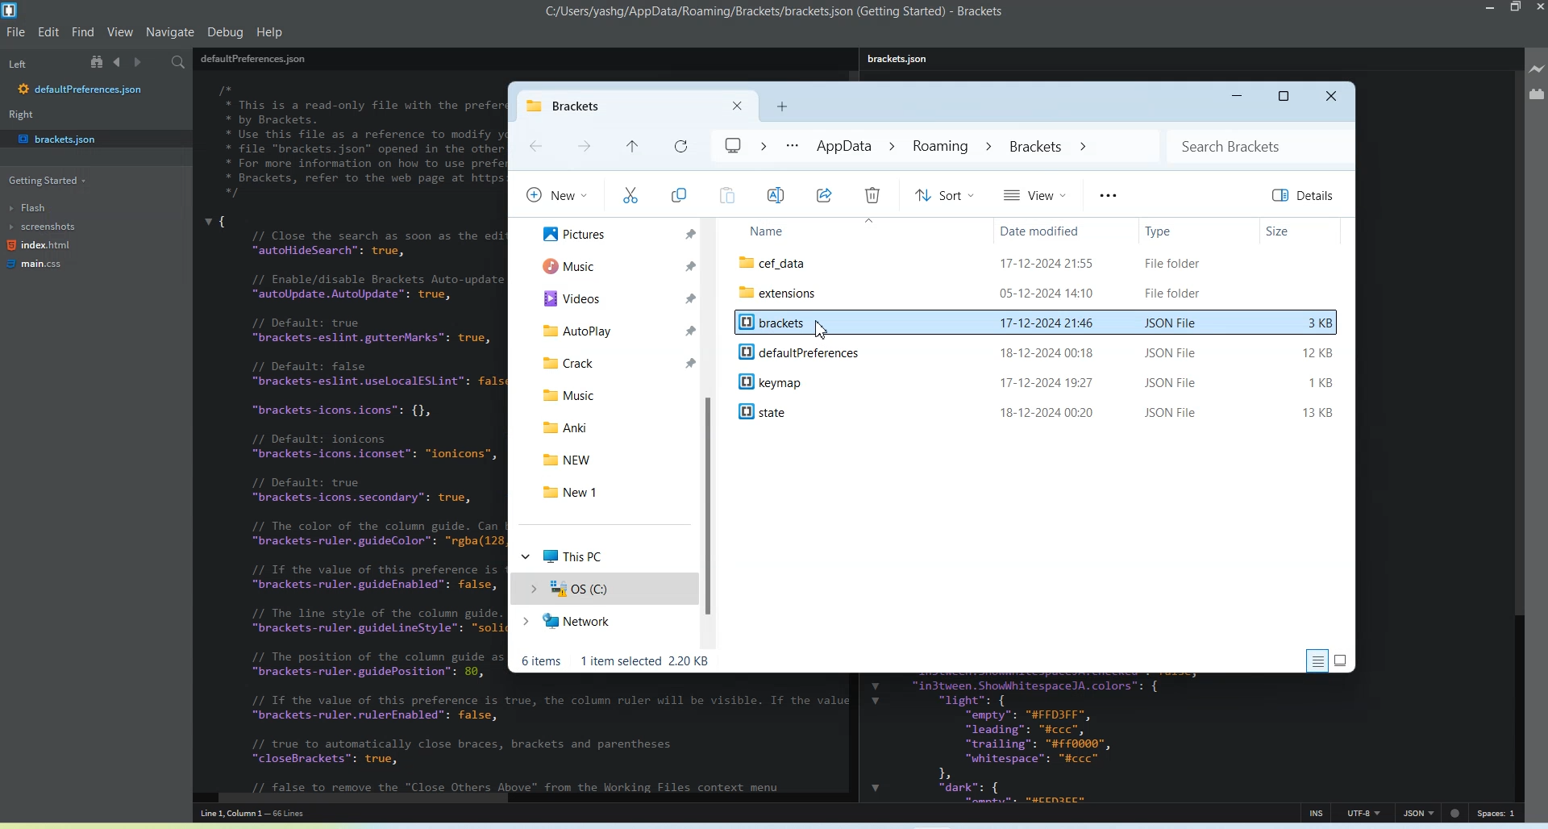  Describe the element at coordinates (50, 31) in the screenshot. I see `Edit` at that location.